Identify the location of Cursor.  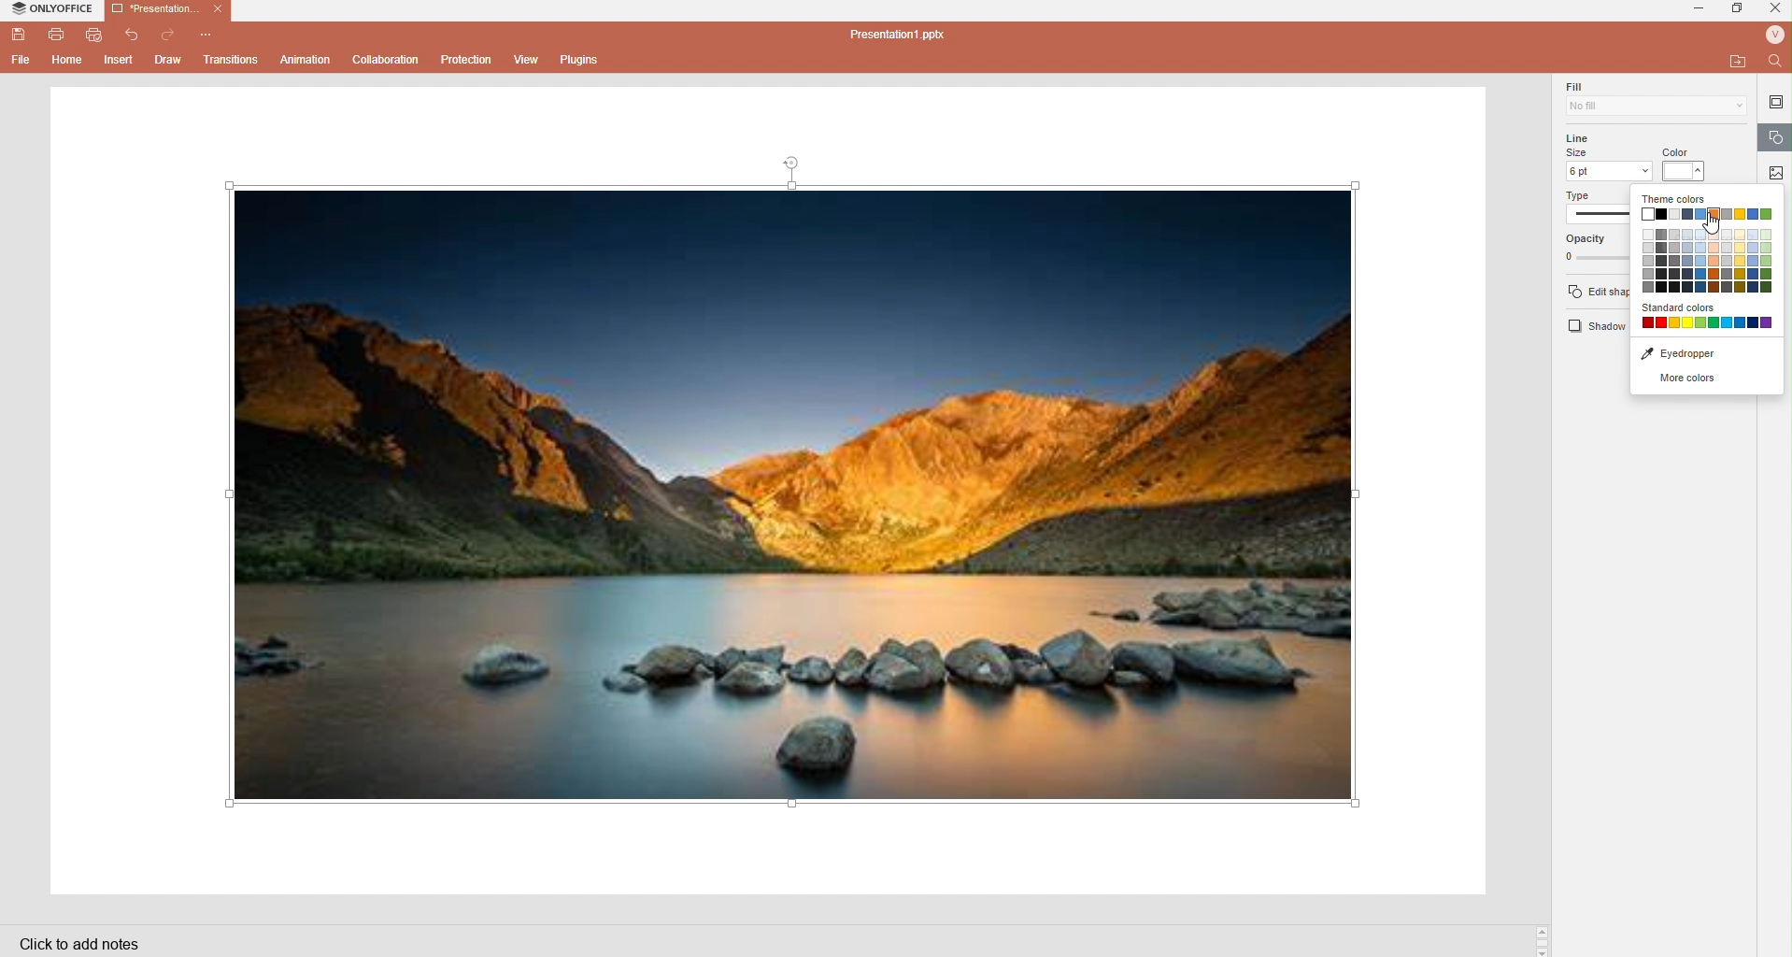
(1714, 224).